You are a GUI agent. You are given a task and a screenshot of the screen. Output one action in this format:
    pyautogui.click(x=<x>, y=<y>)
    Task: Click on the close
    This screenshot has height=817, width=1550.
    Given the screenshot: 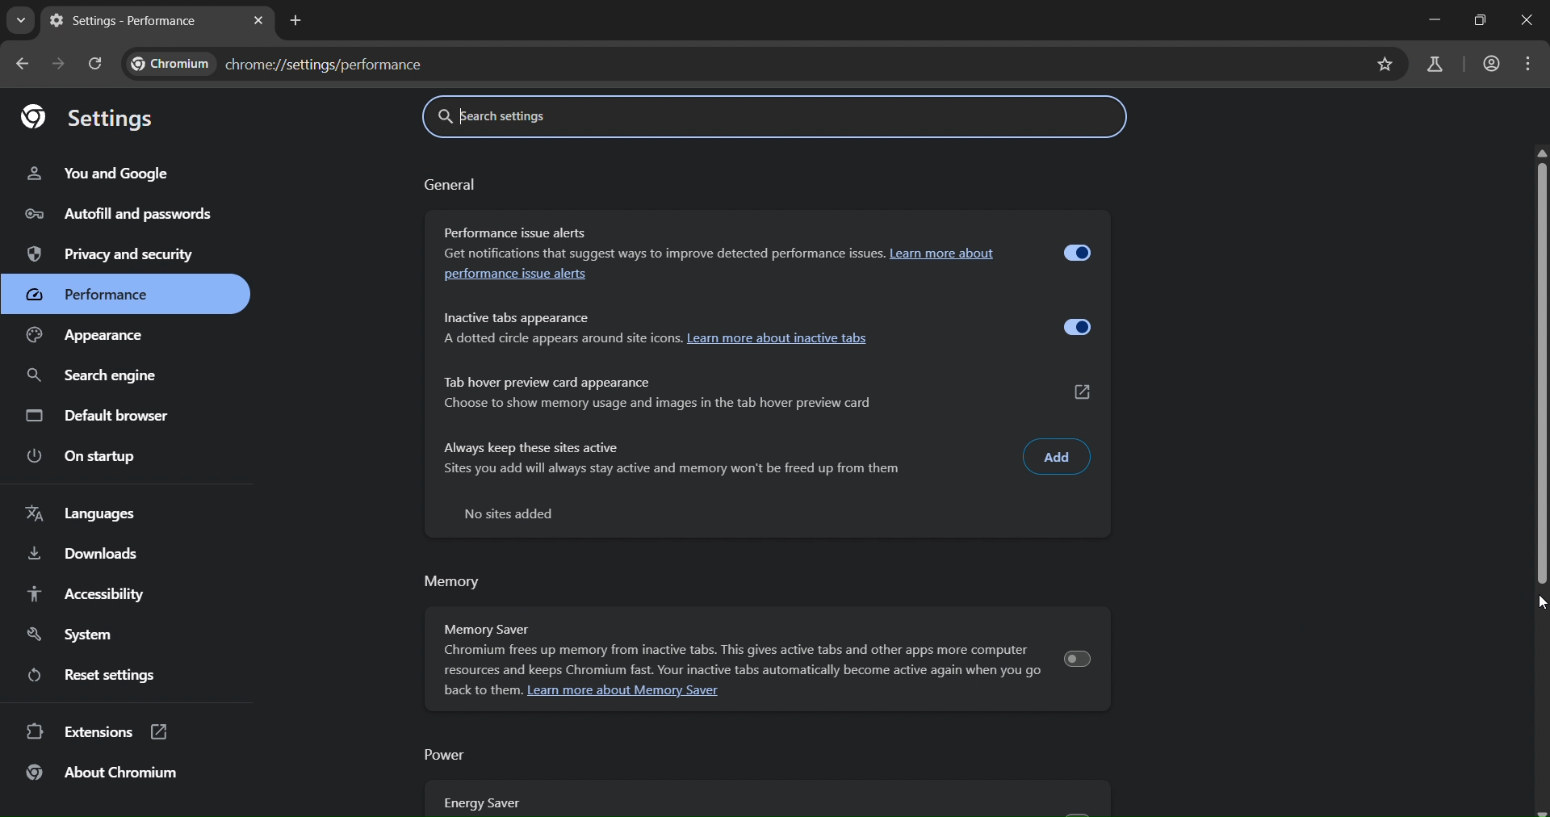 What is the action you would take?
    pyautogui.click(x=1523, y=19)
    